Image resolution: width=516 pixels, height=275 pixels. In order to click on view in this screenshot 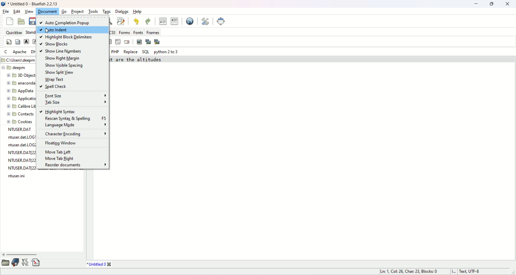, I will do `click(30, 12)`.